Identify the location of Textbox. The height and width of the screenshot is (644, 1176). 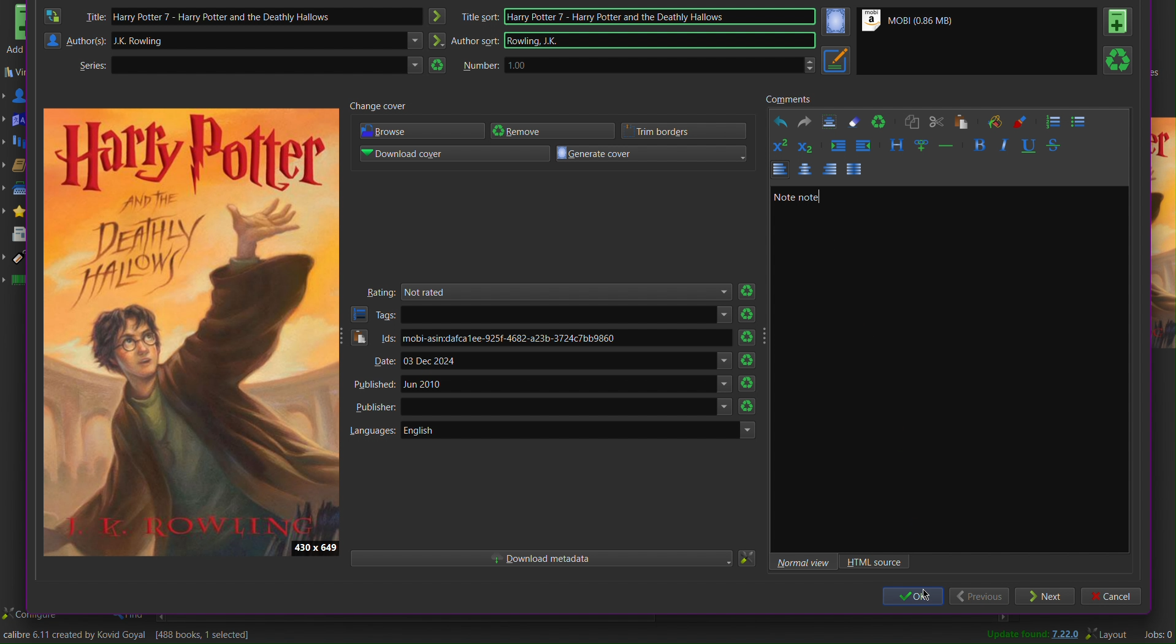
(829, 121).